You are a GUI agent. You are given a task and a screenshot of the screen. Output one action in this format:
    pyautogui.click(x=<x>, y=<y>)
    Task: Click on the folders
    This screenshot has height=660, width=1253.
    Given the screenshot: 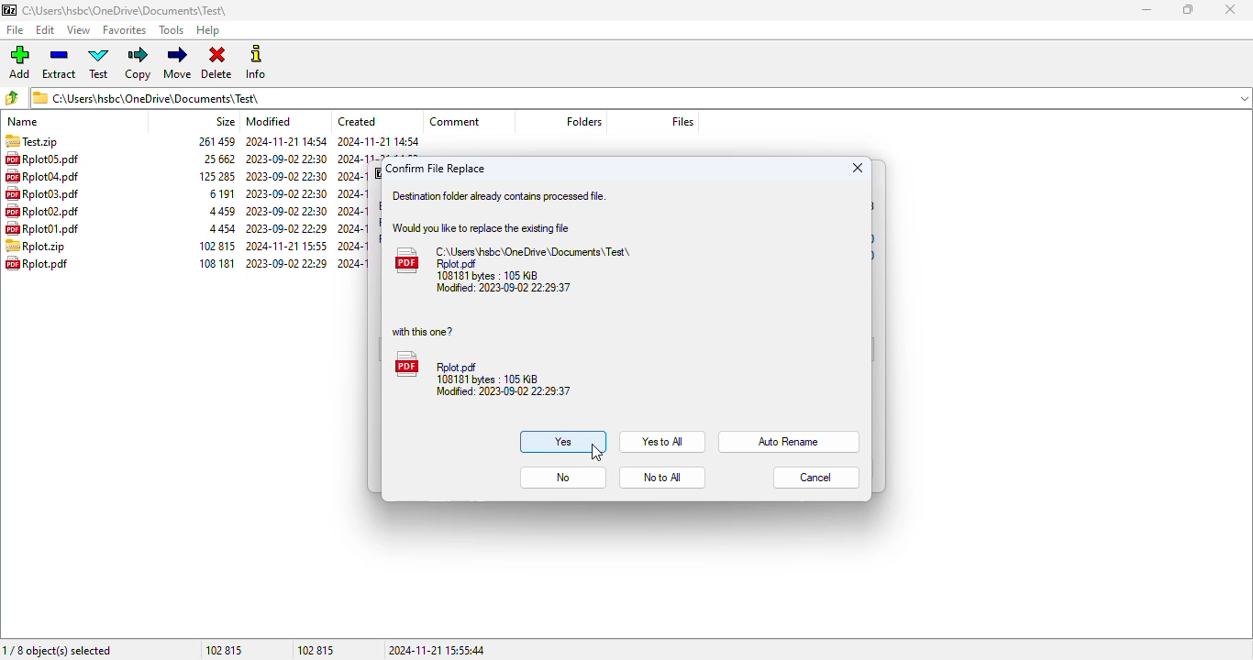 What is the action you would take?
    pyautogui.click(x=583, y=122)
    